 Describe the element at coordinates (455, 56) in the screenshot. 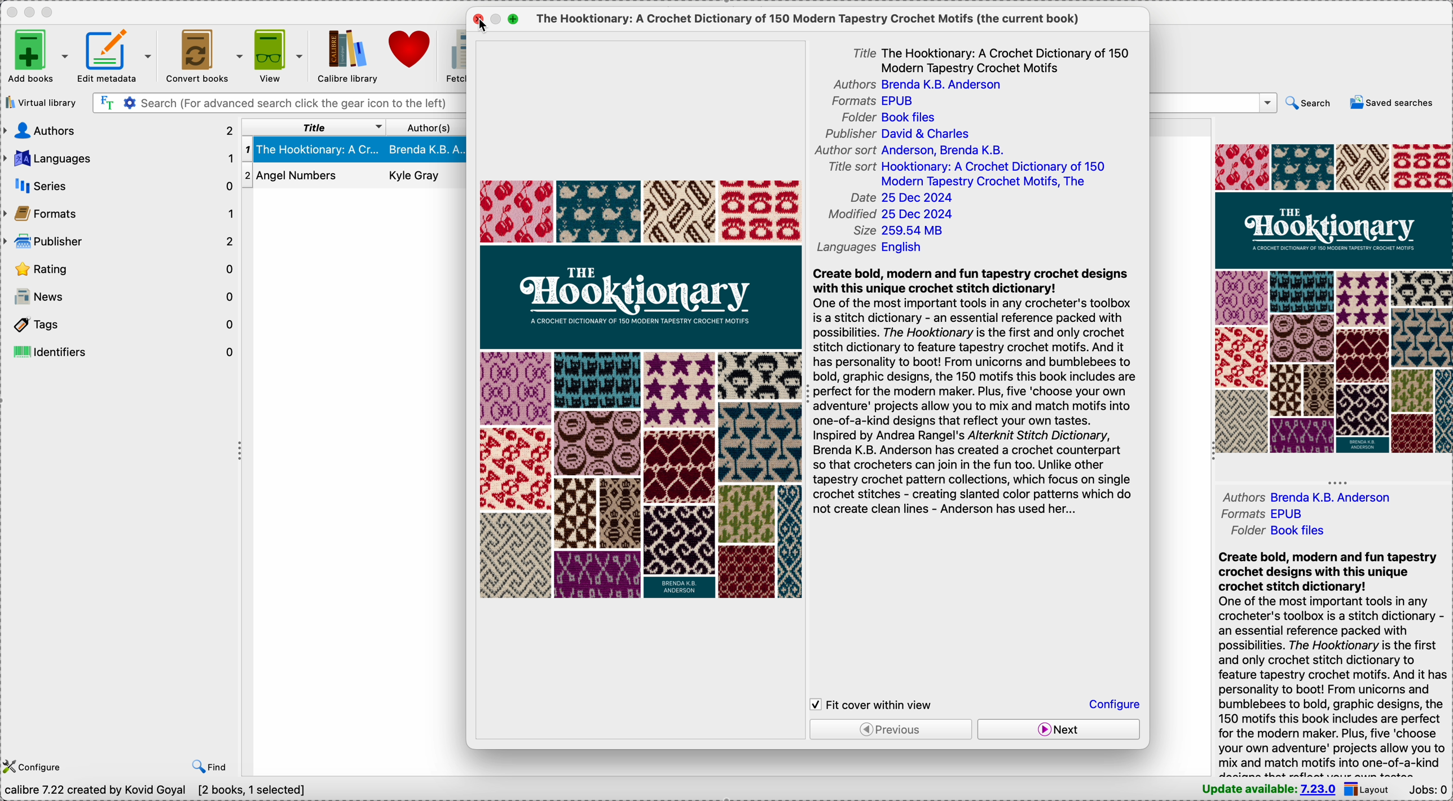

I see `fetch news` at that location.